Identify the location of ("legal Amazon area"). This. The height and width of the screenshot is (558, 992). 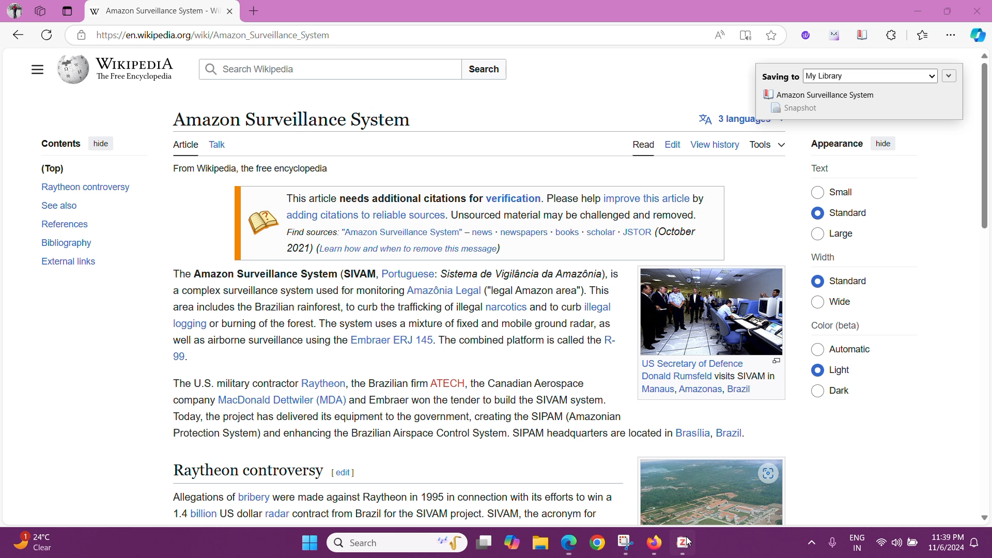
(549, 290).